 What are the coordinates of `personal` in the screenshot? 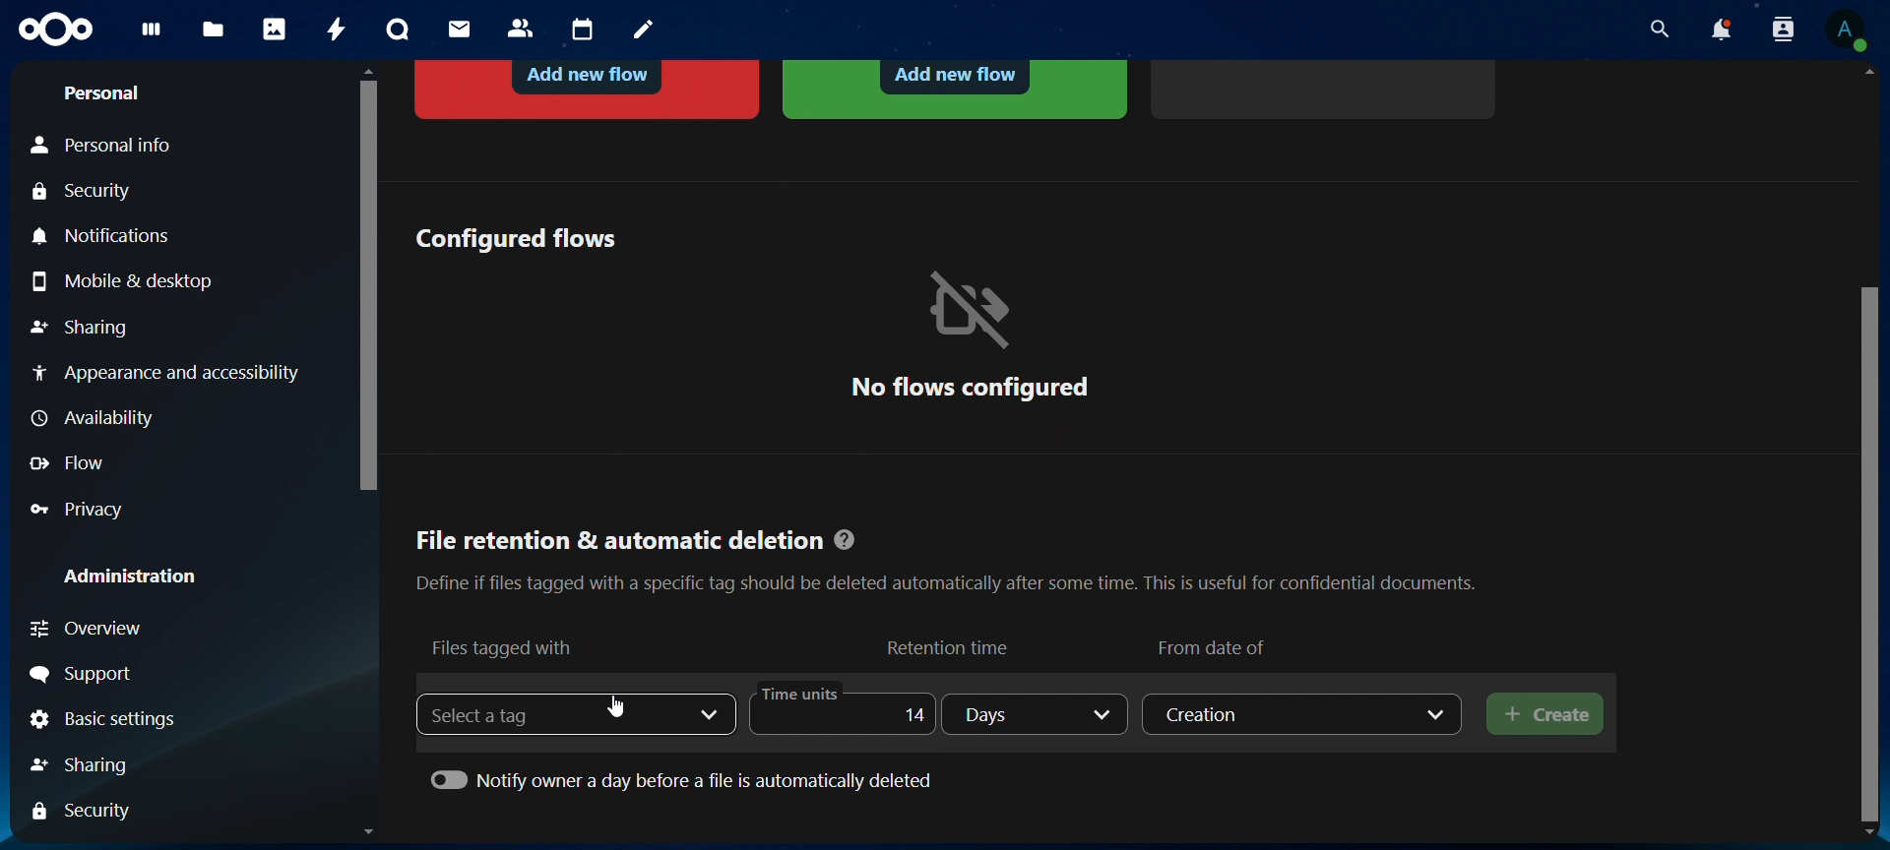 It's located at (100, 93).